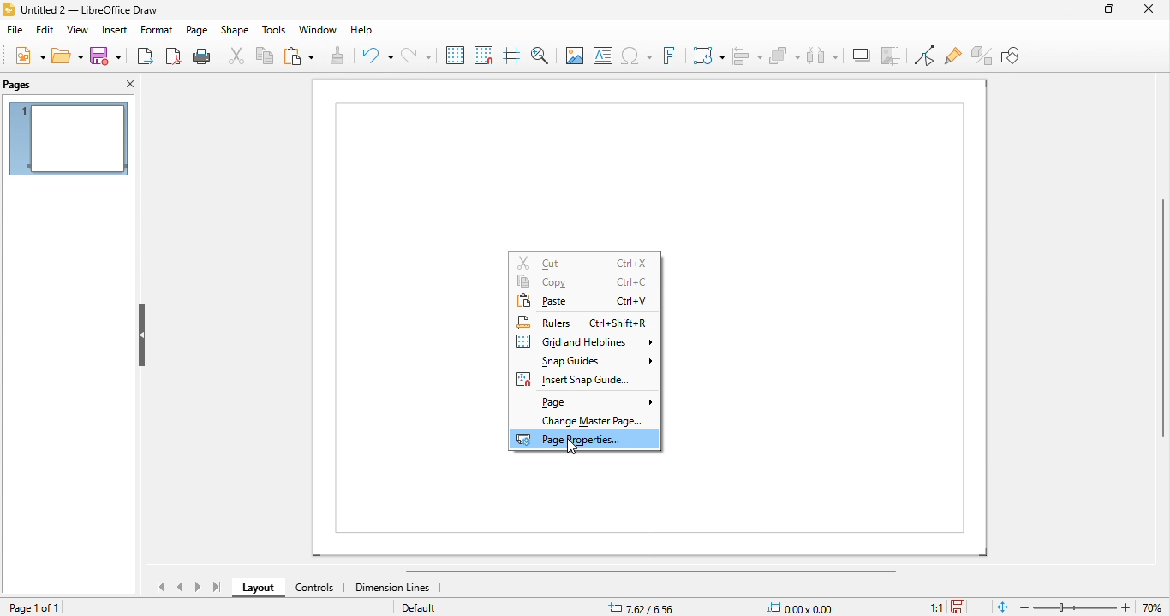 This screenshot has height=616, width=1170. Describe the element at coordinates (45, 30) in the screenshot. I see `edit` at that location.